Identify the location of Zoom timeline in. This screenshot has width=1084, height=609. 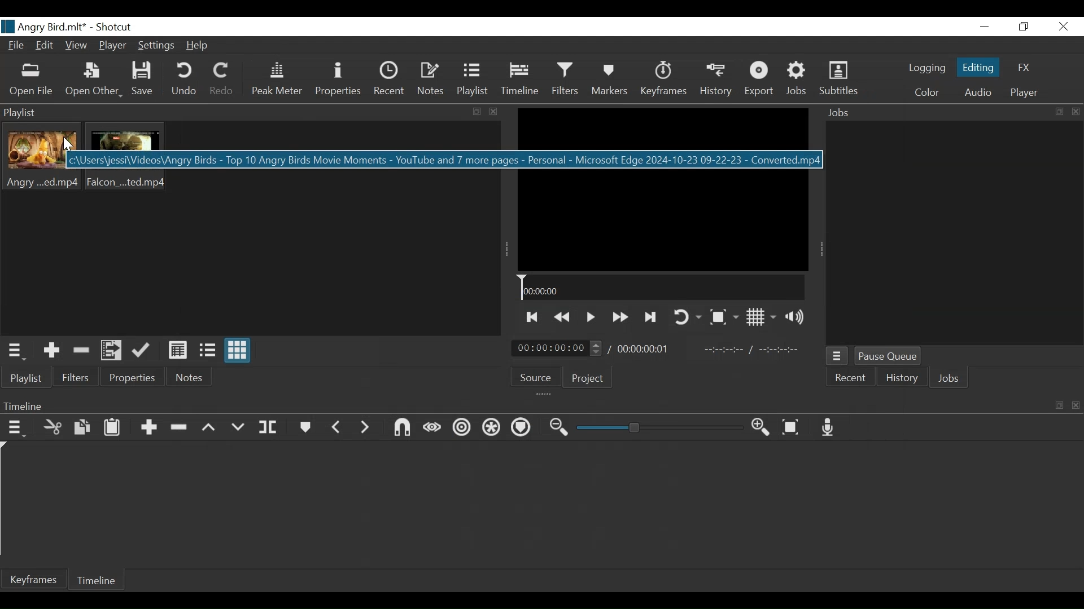
(763, 429).